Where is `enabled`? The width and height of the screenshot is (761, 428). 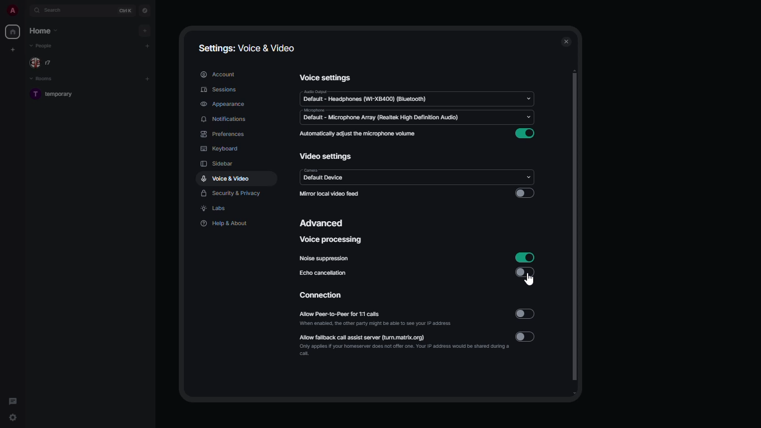
enabled is located at coordinates (525, 257).